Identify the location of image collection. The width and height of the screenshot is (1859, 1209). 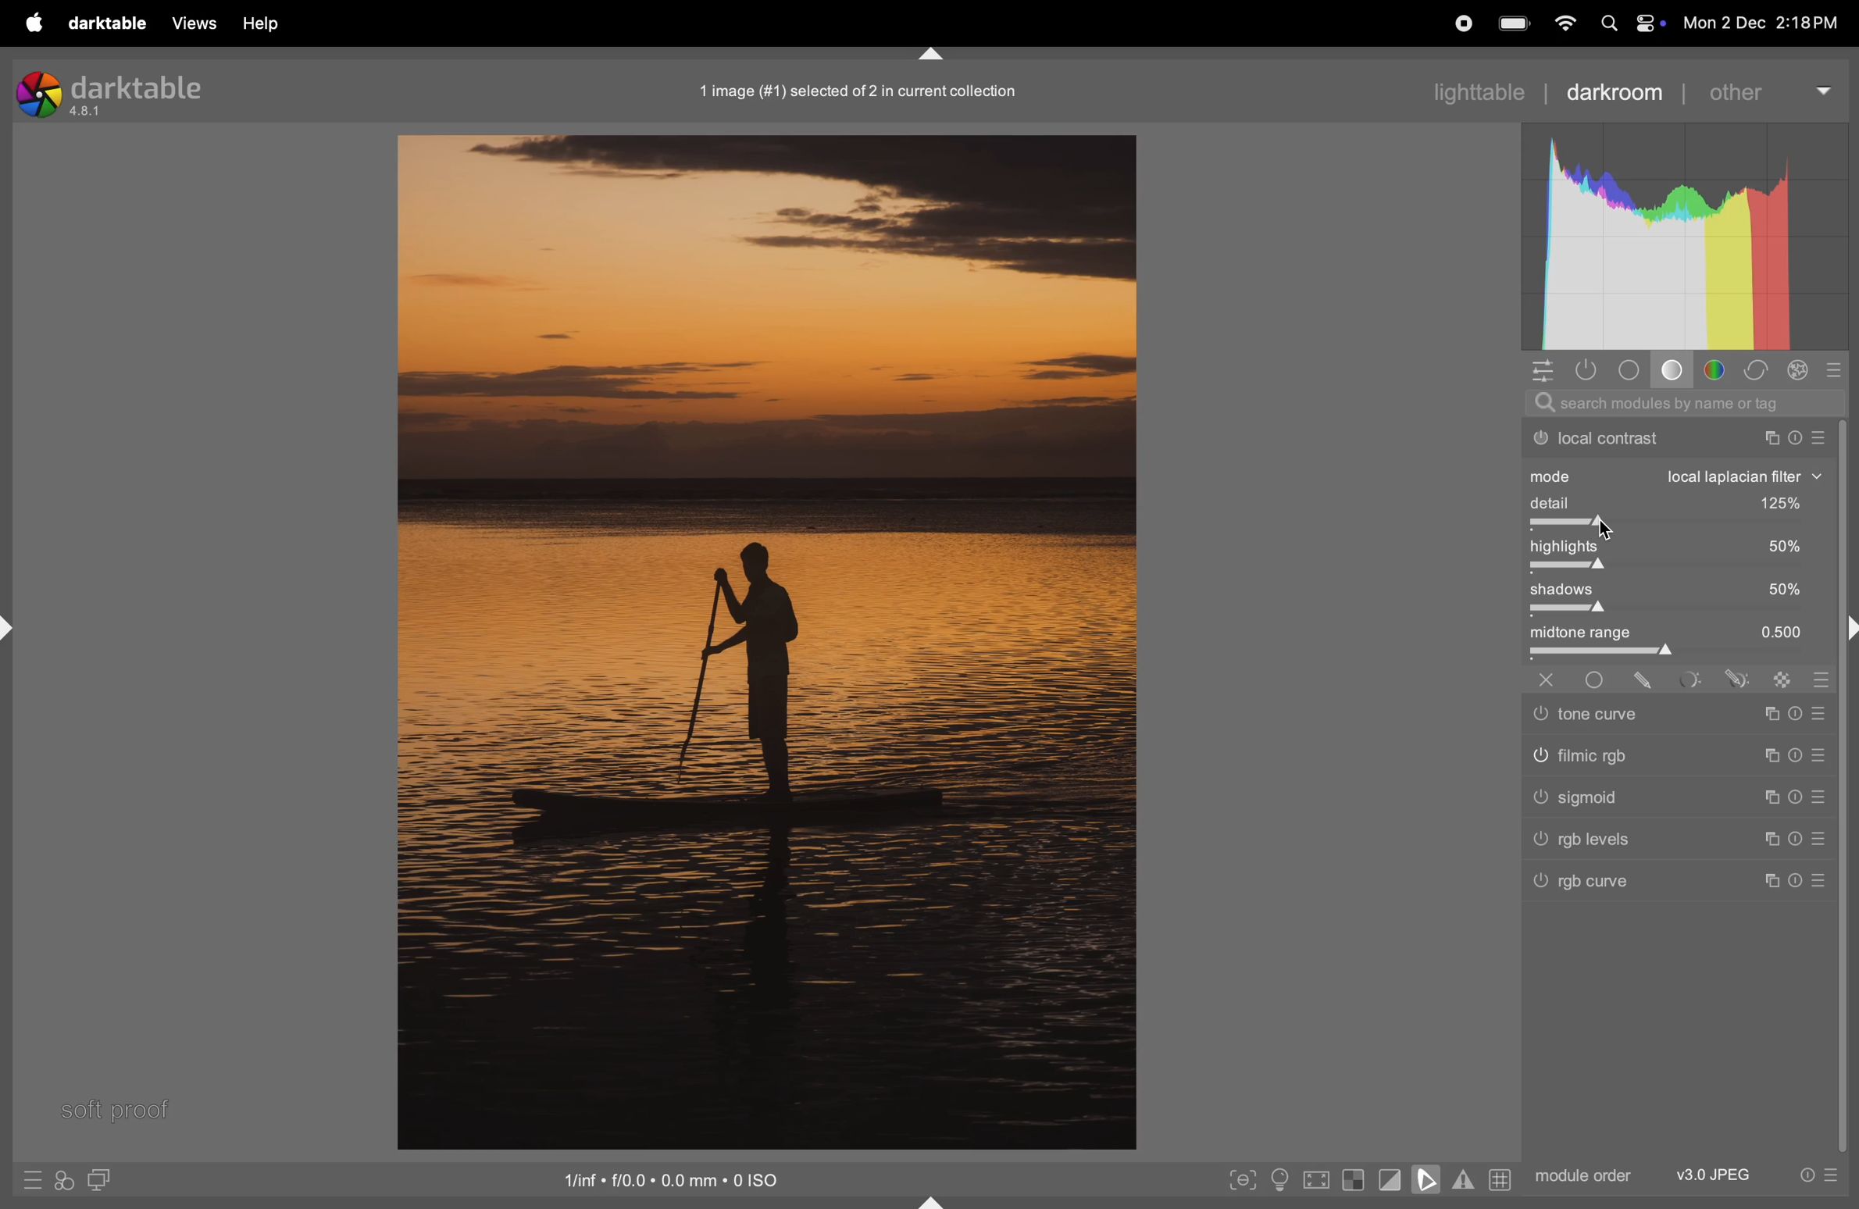
(859, 91).